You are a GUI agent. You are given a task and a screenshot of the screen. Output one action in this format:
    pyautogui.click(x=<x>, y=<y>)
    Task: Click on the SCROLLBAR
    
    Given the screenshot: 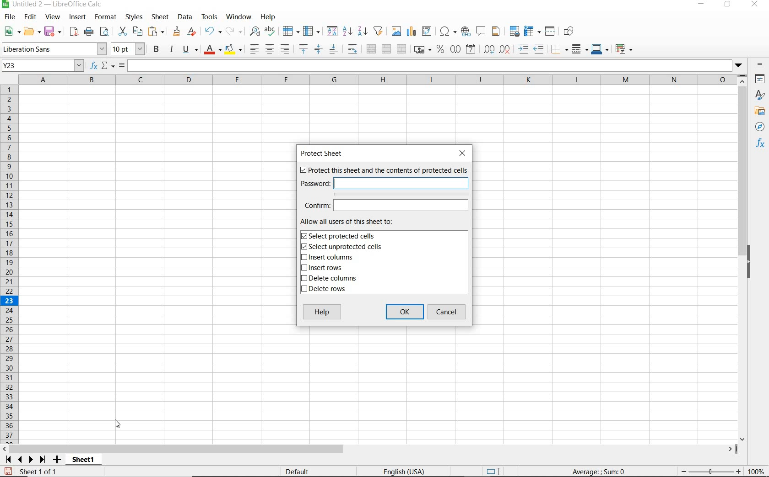 What is the action you would take?
    pyautogui.click(x=742, y=258)
    